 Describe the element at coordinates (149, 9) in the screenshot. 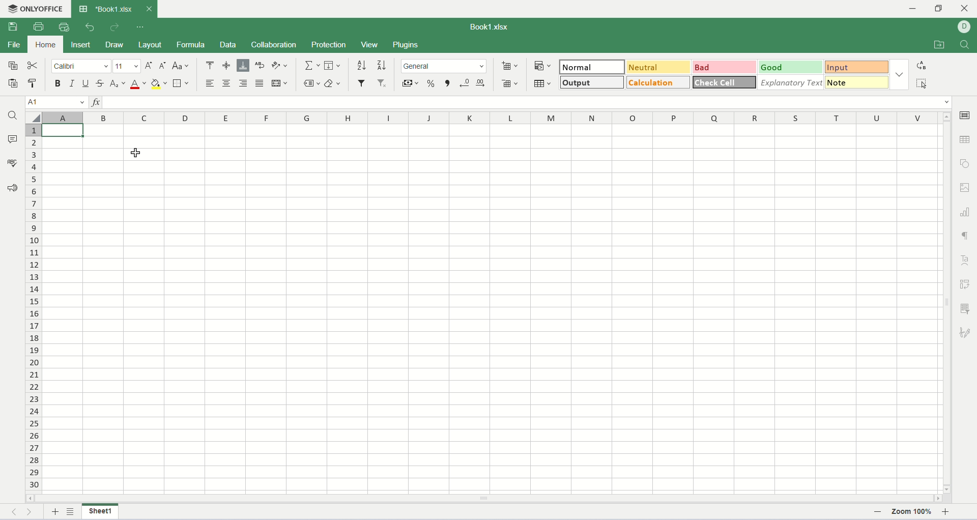

I see `close` at that location.